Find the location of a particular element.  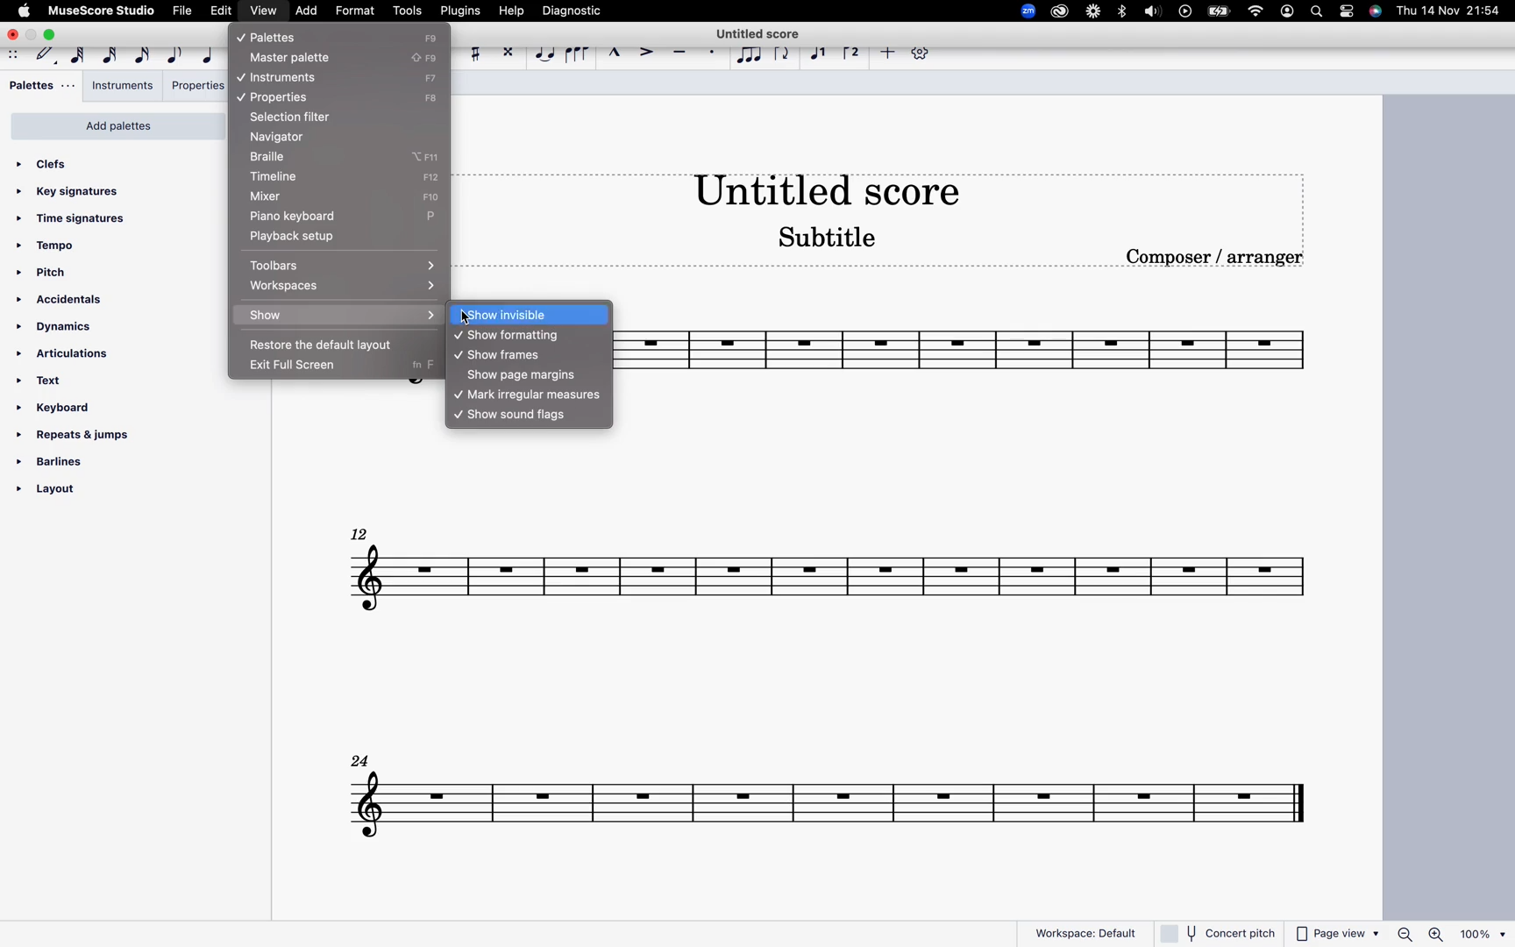

pitch is located at coordinates (55, 274).